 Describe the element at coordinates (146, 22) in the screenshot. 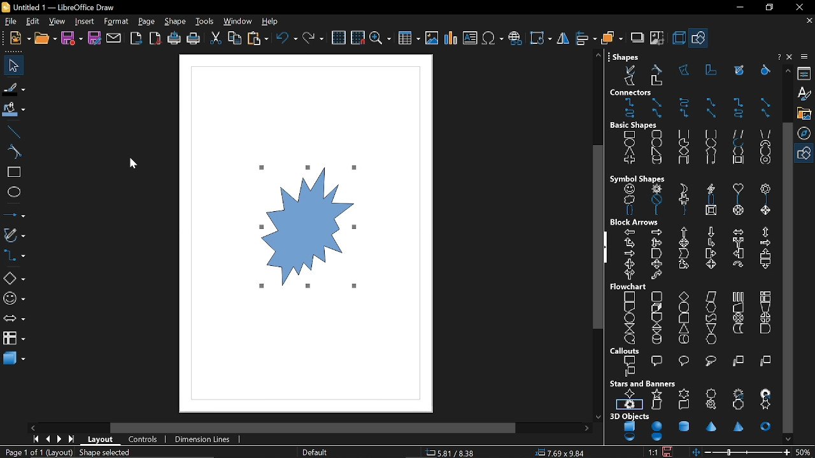

I see `page` at that location.